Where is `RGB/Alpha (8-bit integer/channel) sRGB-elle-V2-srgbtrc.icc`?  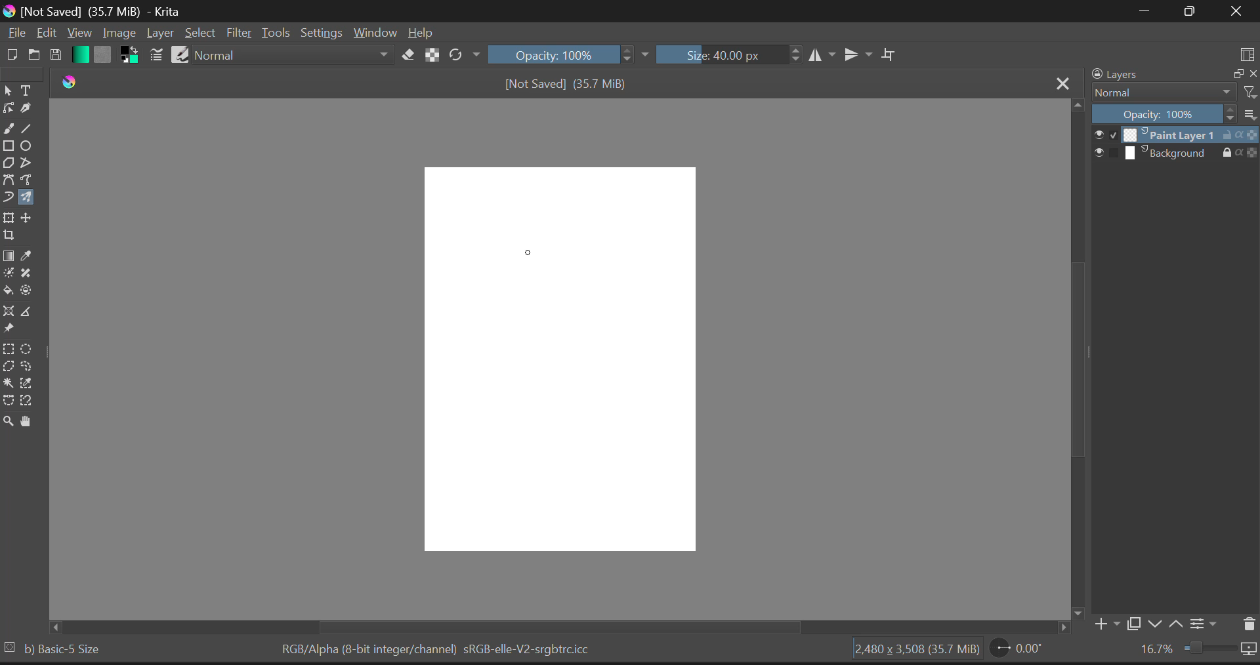 RGB/Alpha (8-bit integer/channel) sRGB-elle-V2-srgbtrc.icc is located at coordinates (436, 649).